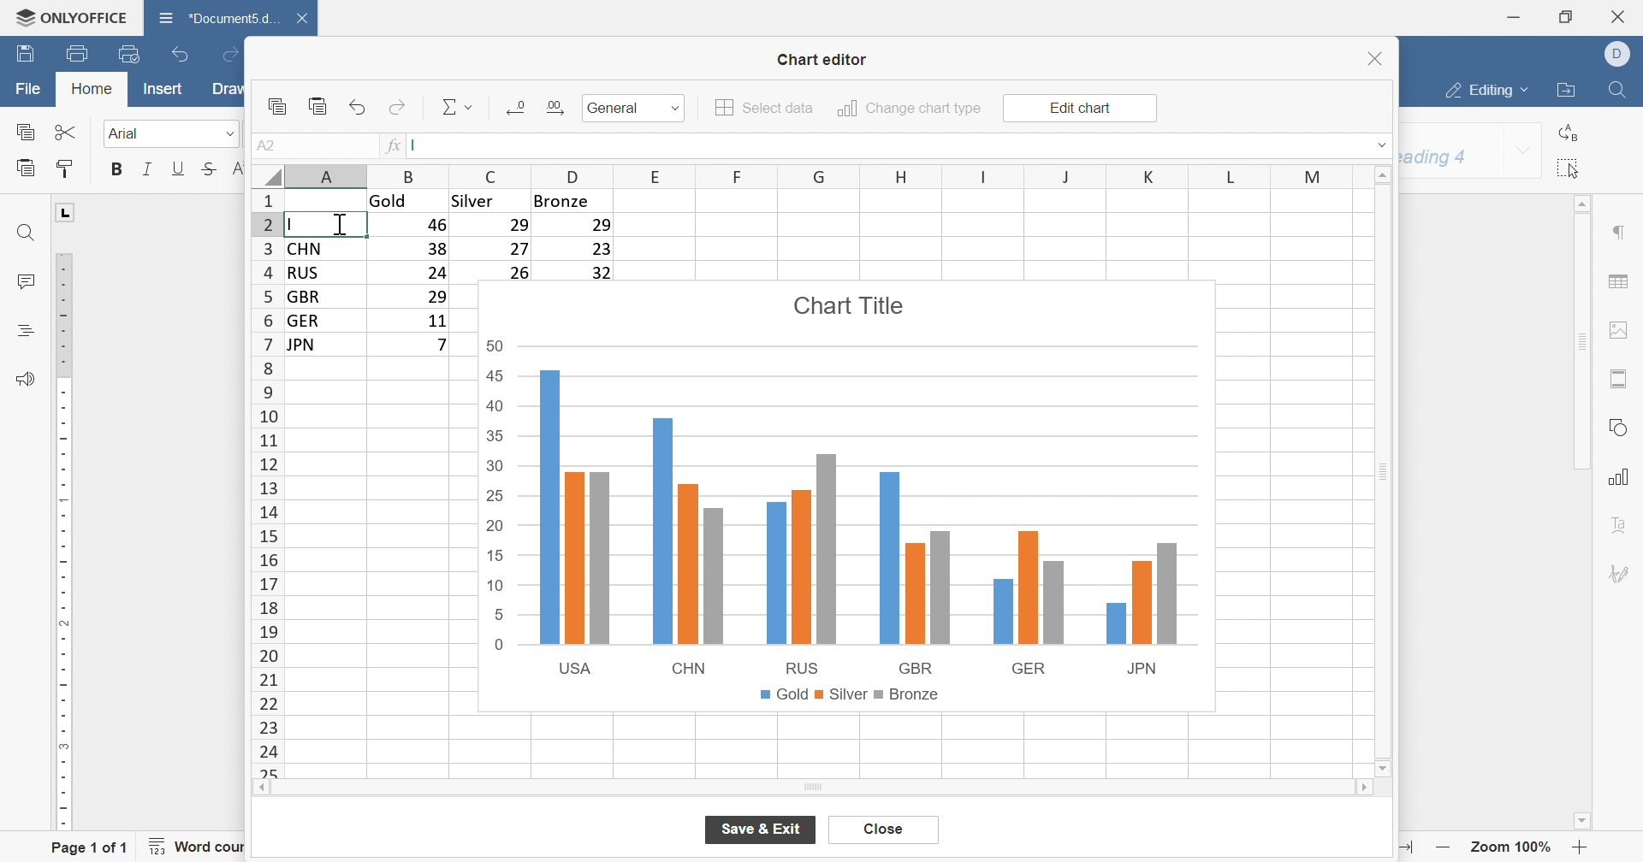 This screenshot has width=1643, height=862. What do you see at coordinates (1524, 152) in the screenshot?
I see `drop down` at bounding box center [1524, 152].